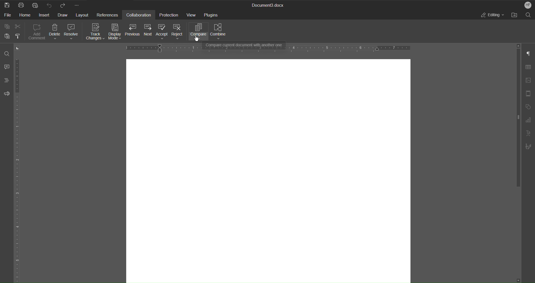 The image size is (535, 283). What do you see at coordinates (492, 15) in the screenshot?
I see `Editing` at bounding box center [492, 15].